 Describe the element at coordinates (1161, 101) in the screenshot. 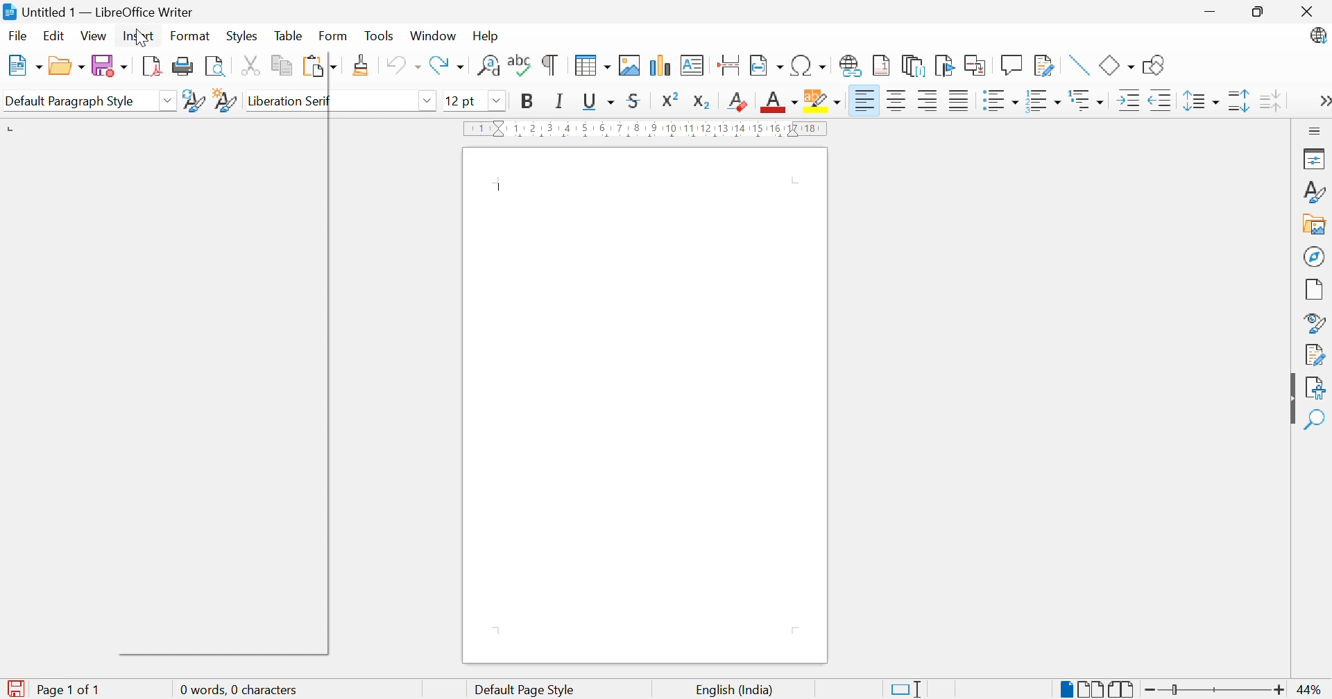

I see `Decrease indent` at that location.